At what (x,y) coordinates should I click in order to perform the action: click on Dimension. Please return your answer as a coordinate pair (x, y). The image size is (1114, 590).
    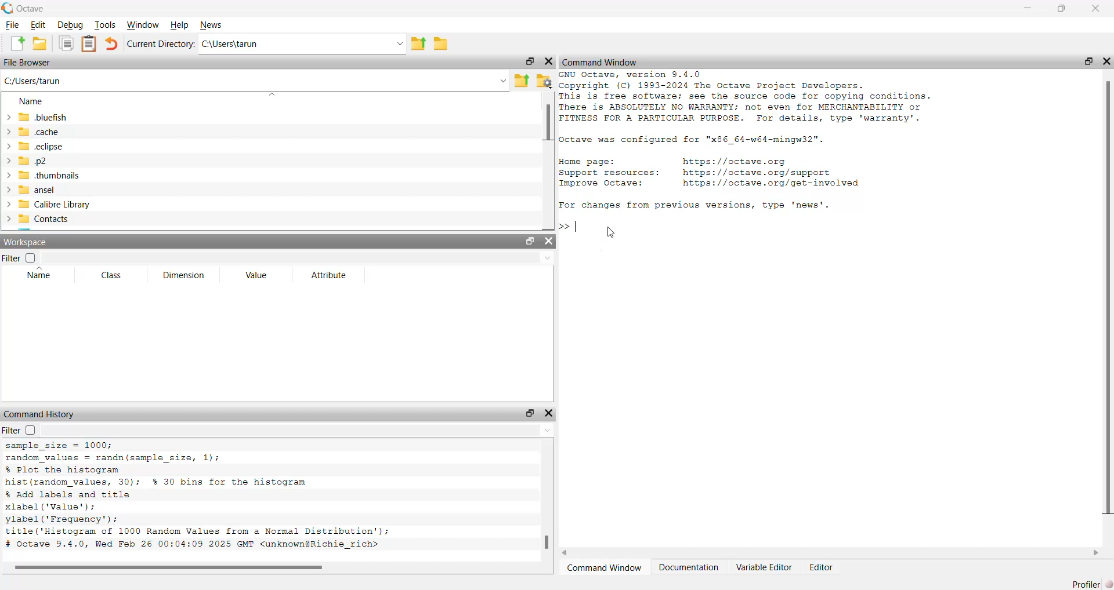
    Looking at the image, I should click on (183, 275).